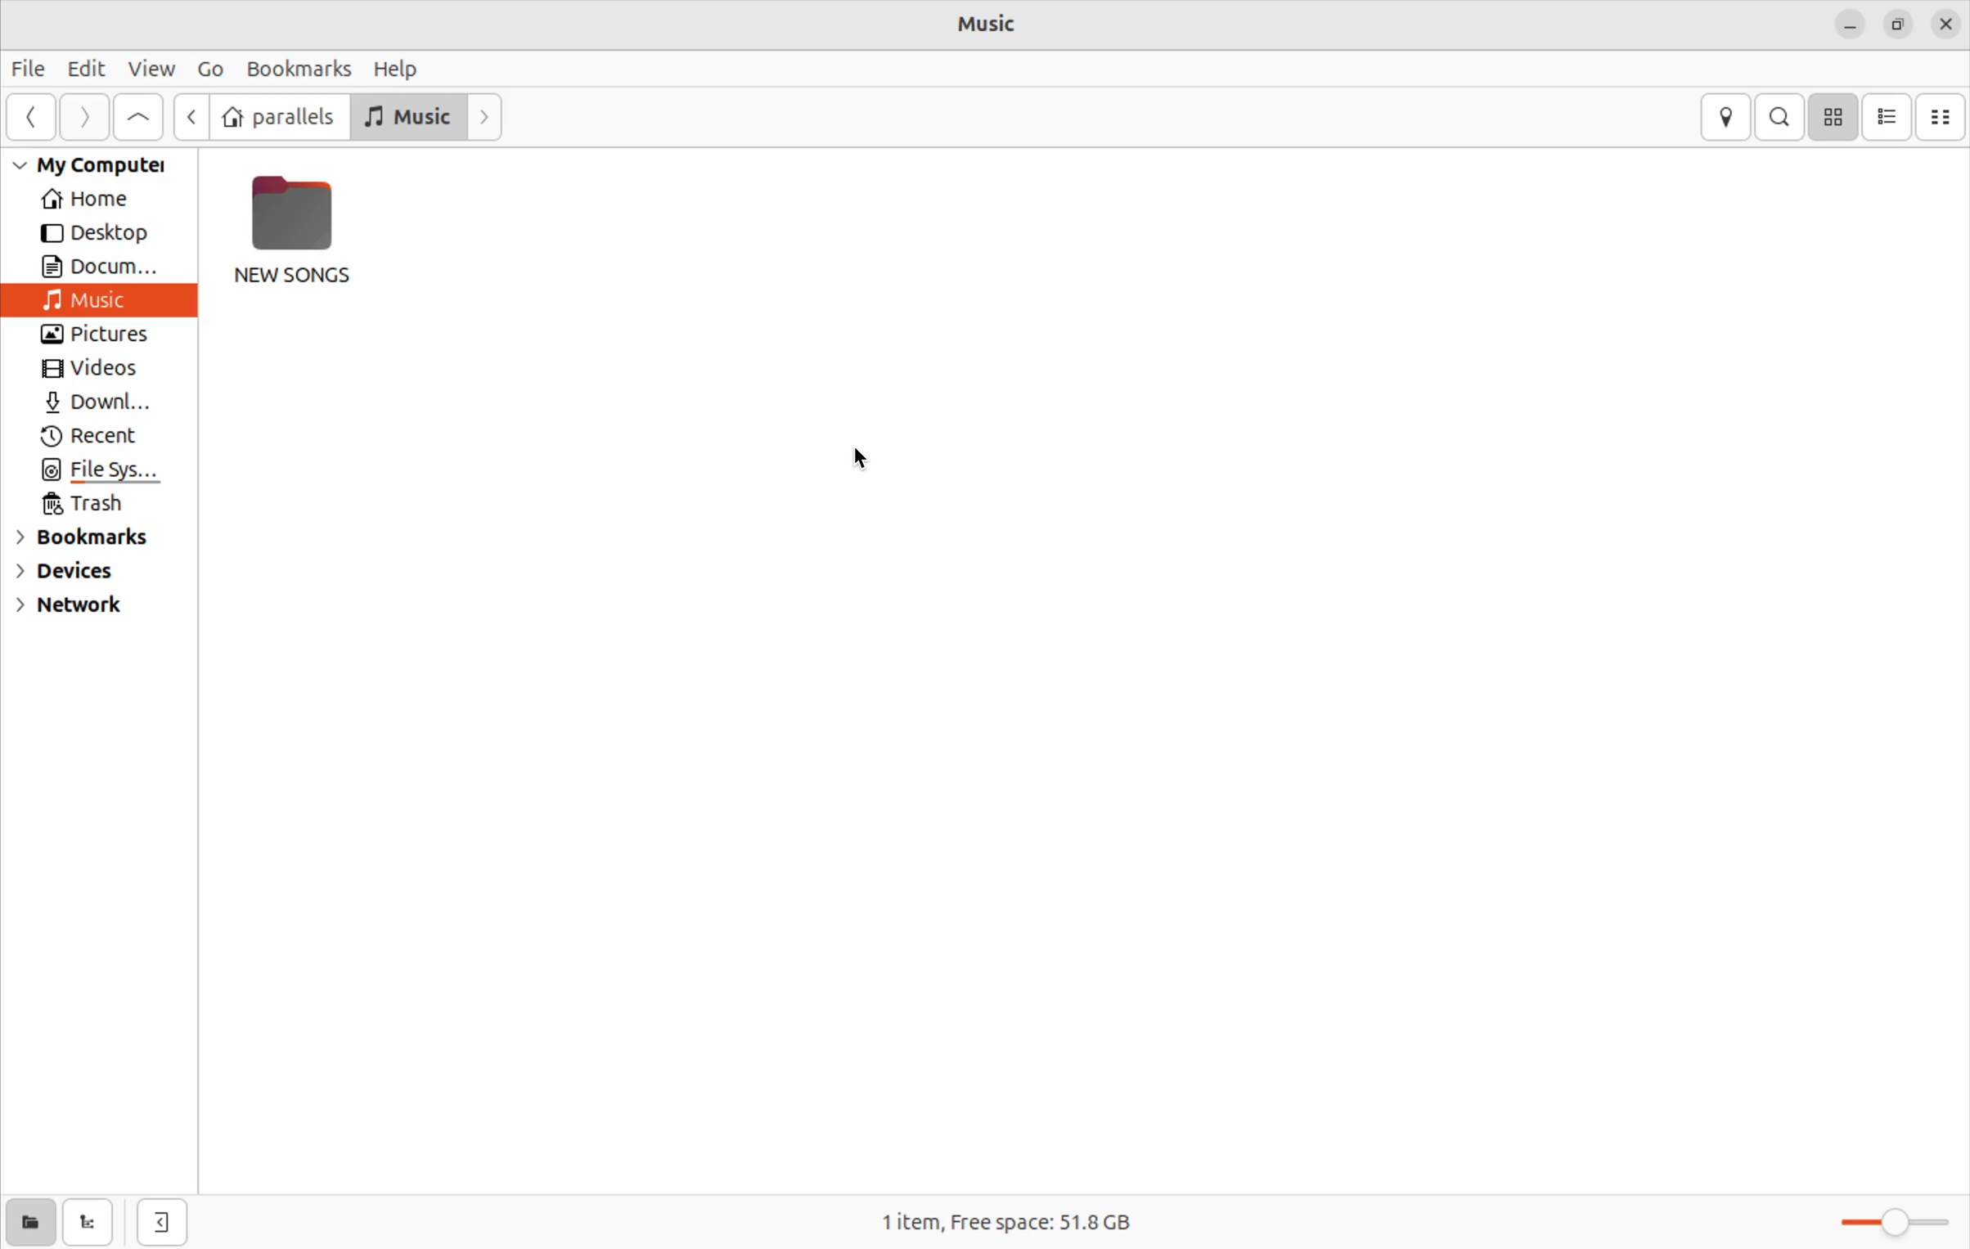  I want to click on Compact view, so click(1943, 118).